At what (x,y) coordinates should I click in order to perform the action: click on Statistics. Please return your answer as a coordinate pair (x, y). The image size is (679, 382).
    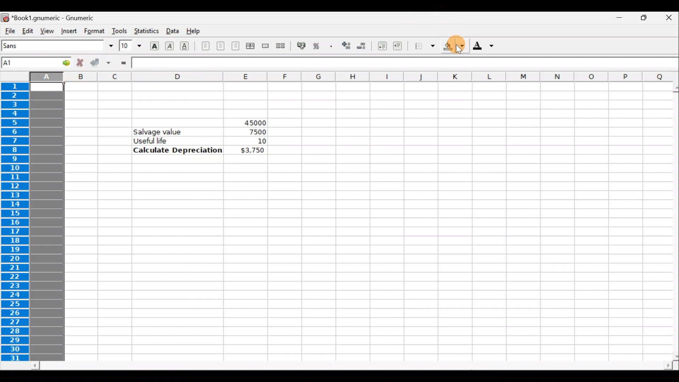
    Looking at the image, I should click on (146, 31).